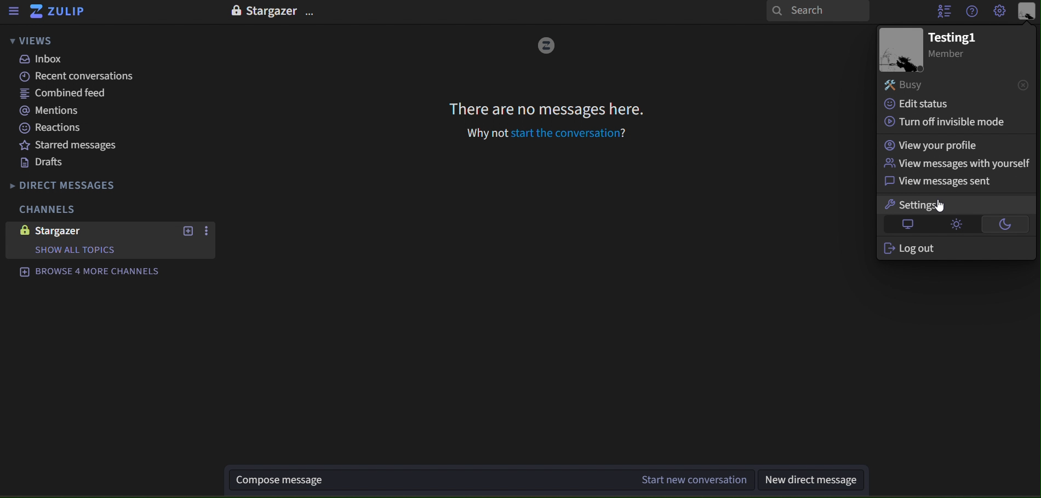 This screenshot has width=1041, height=498. What do you see at coordinates (61, 128) in the screenshot?
I see `reactions` at bounding box center [61, 128].